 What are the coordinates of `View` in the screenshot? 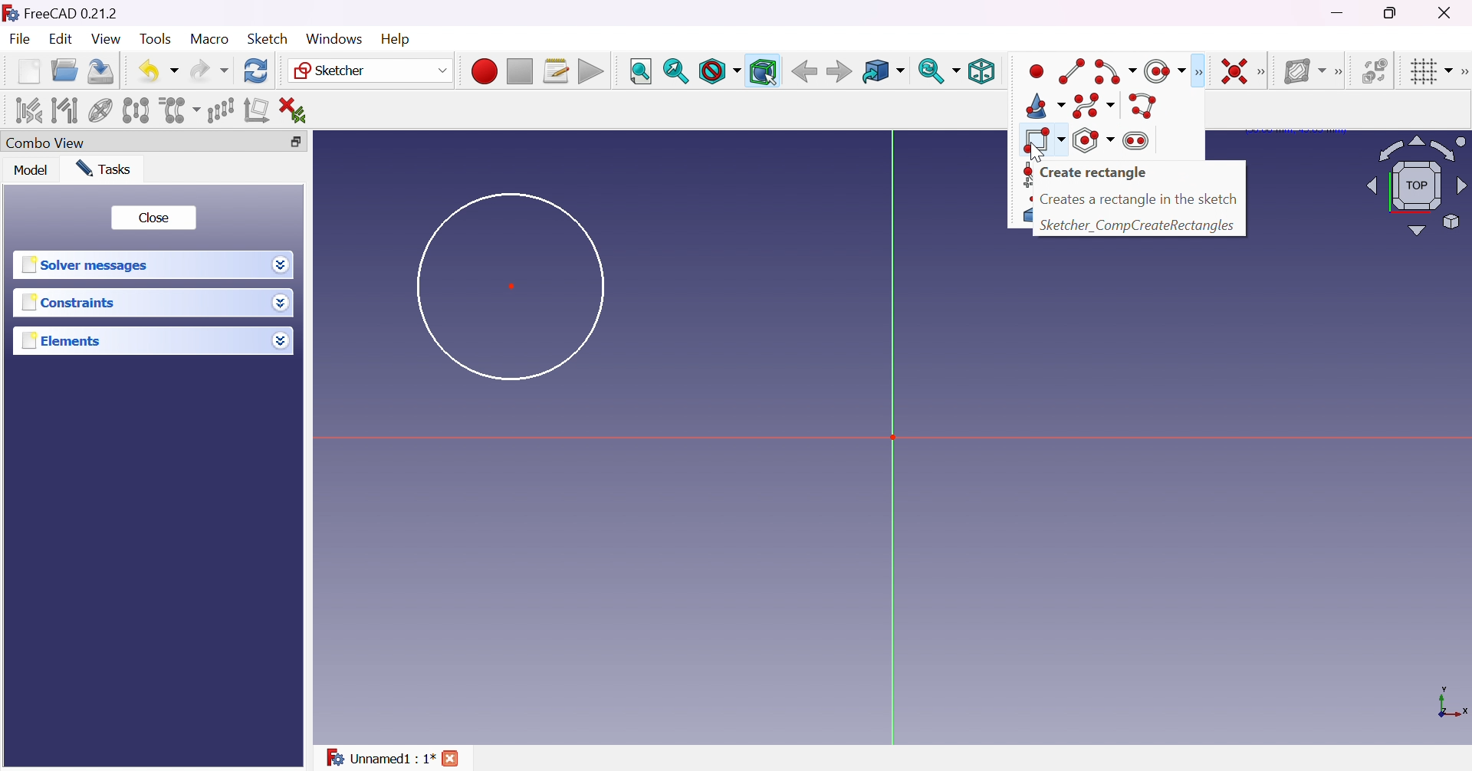 It's located at (107, 40).